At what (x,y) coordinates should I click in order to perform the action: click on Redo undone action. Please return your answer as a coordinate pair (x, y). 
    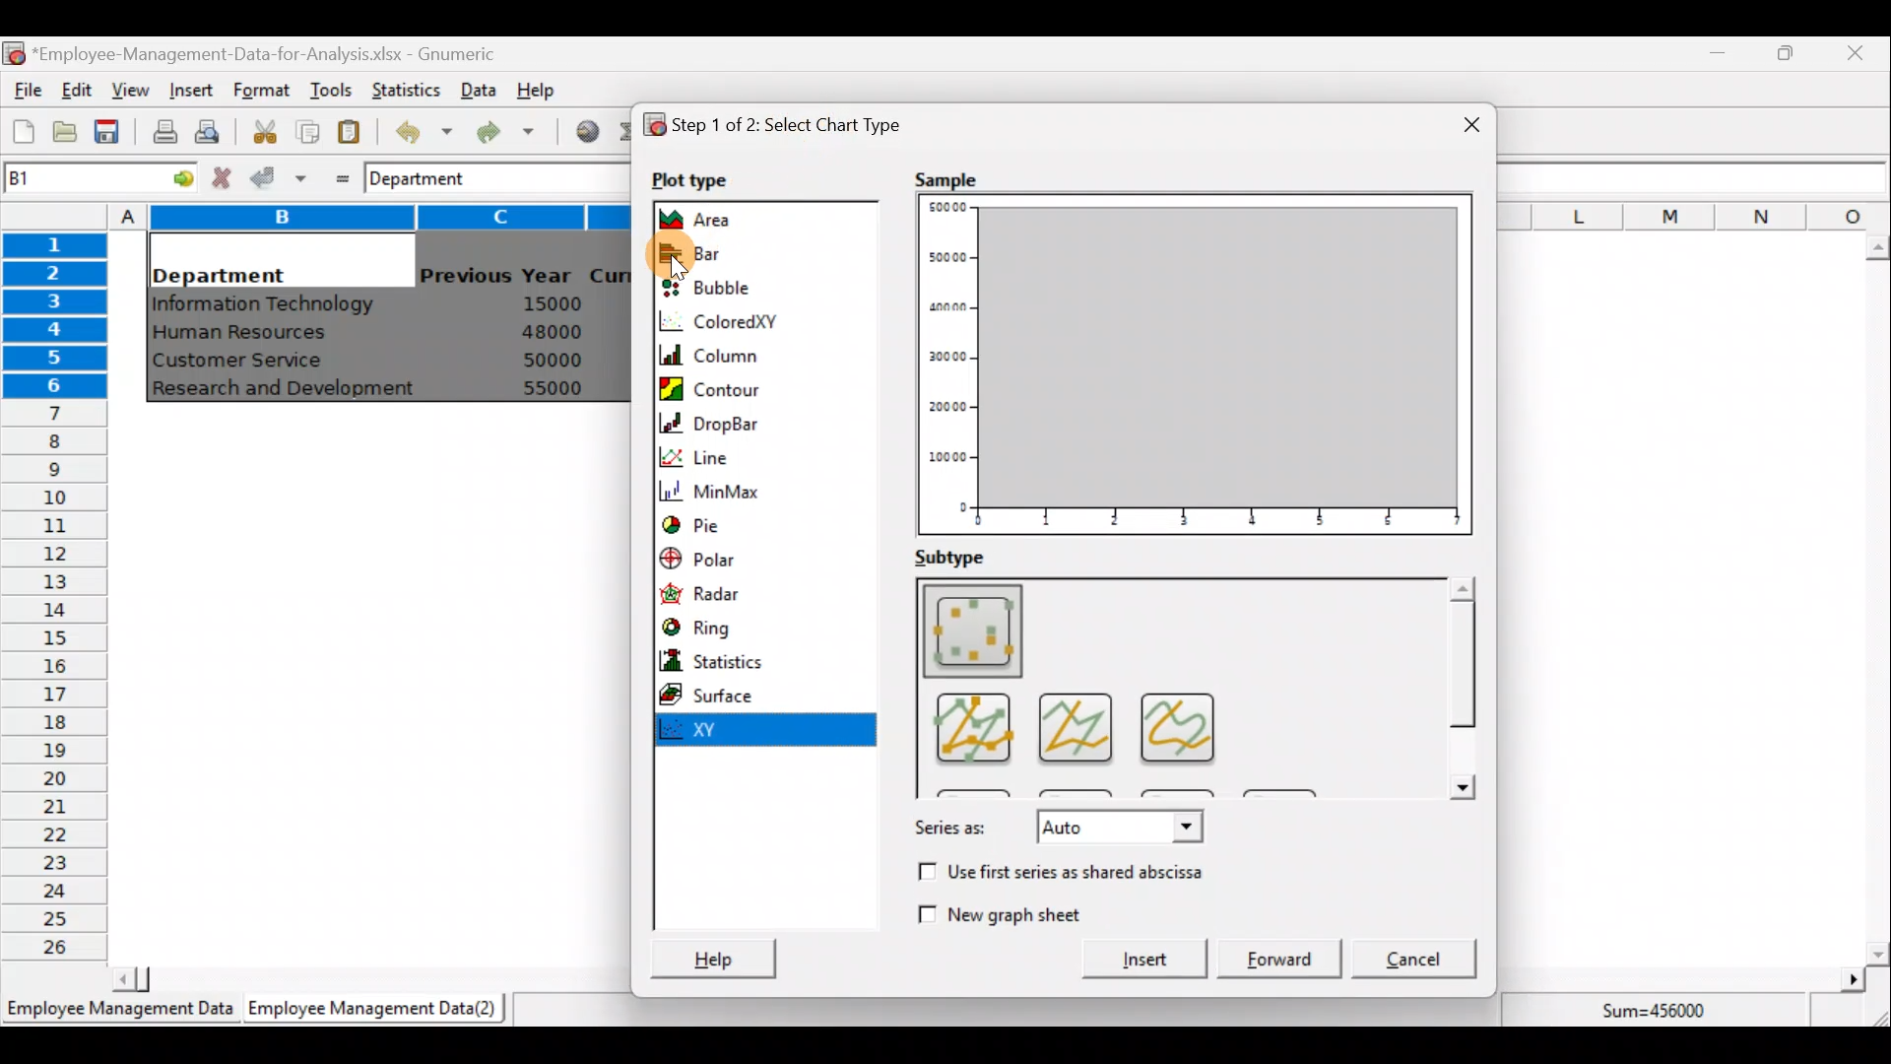
    Looking at the image, I should click on (501, 132).